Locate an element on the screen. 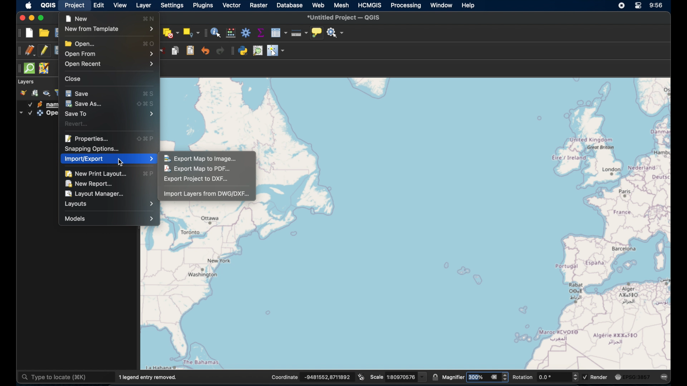 The height and width of the screenshot is (386, 687). vector is located at coordinates (232, 6).